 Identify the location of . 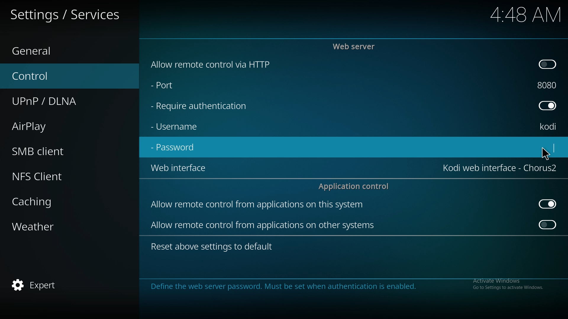
(545, 152).